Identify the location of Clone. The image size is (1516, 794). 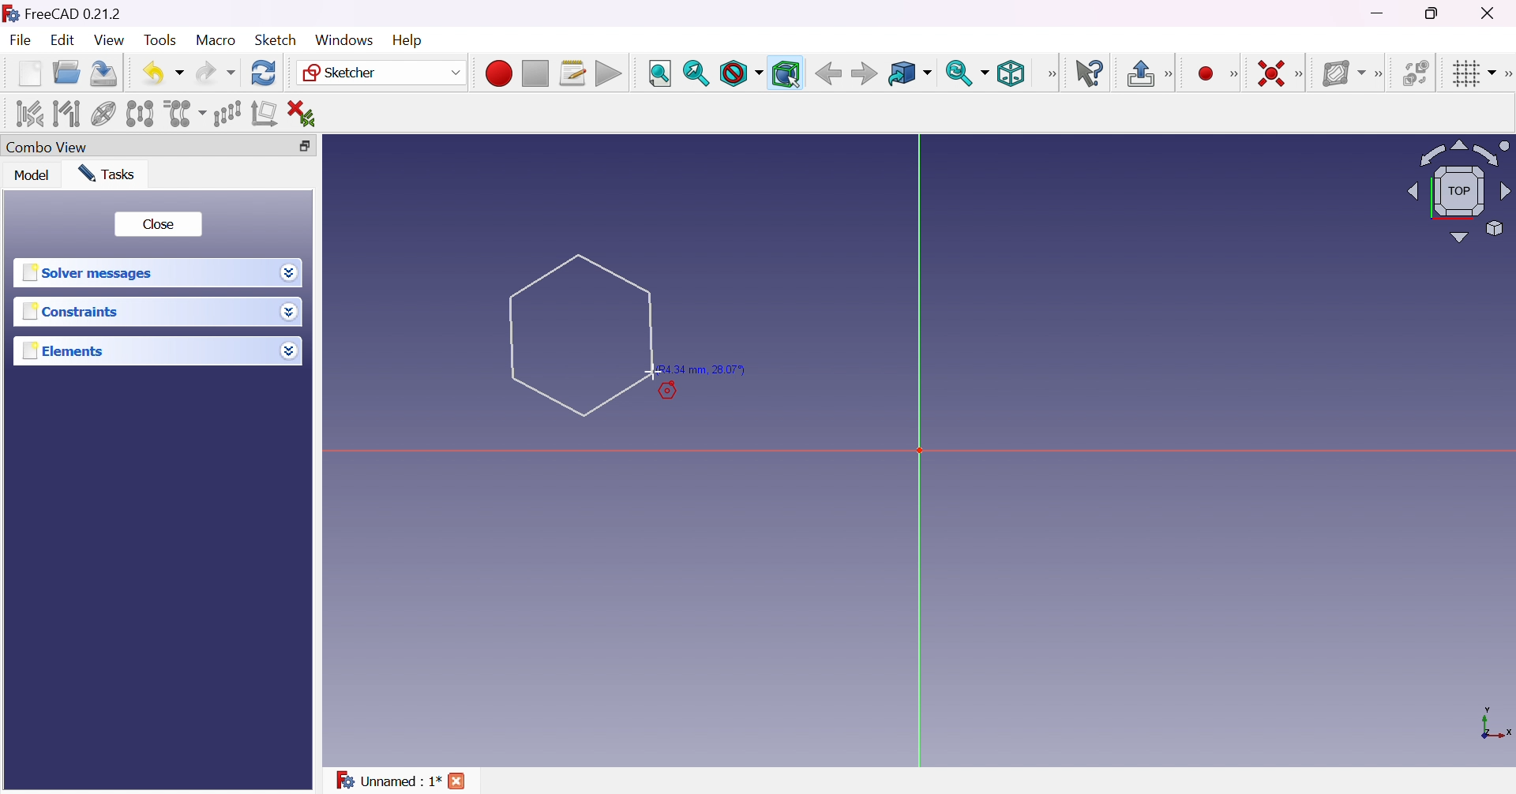
(183, 112).